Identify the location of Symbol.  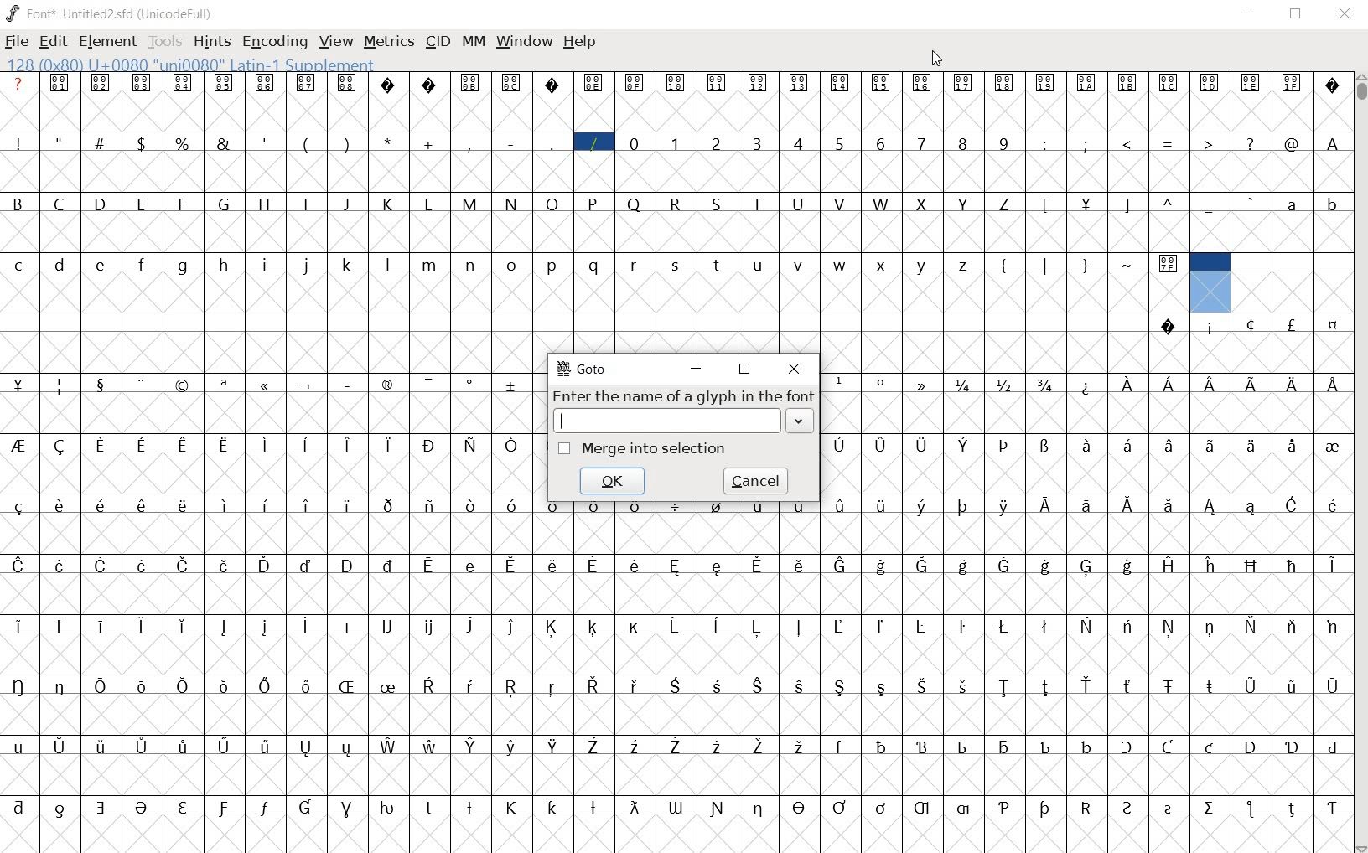
(1130, 686).